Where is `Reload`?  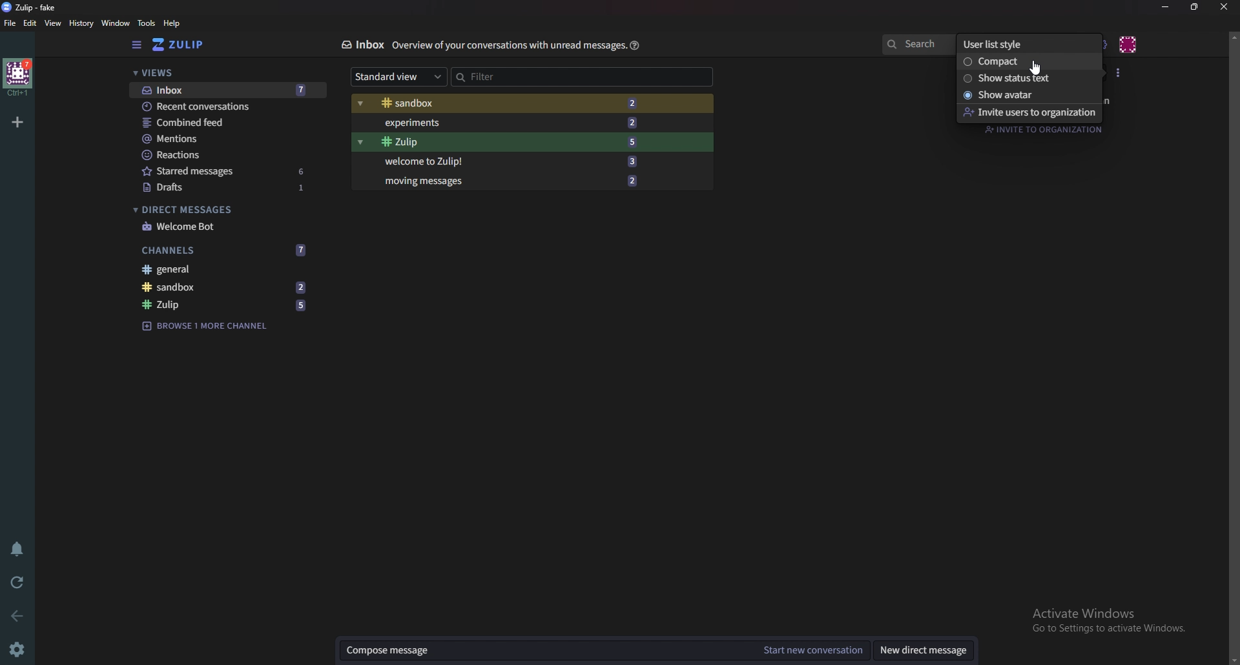
Reload is located at coordinates (17, 581).